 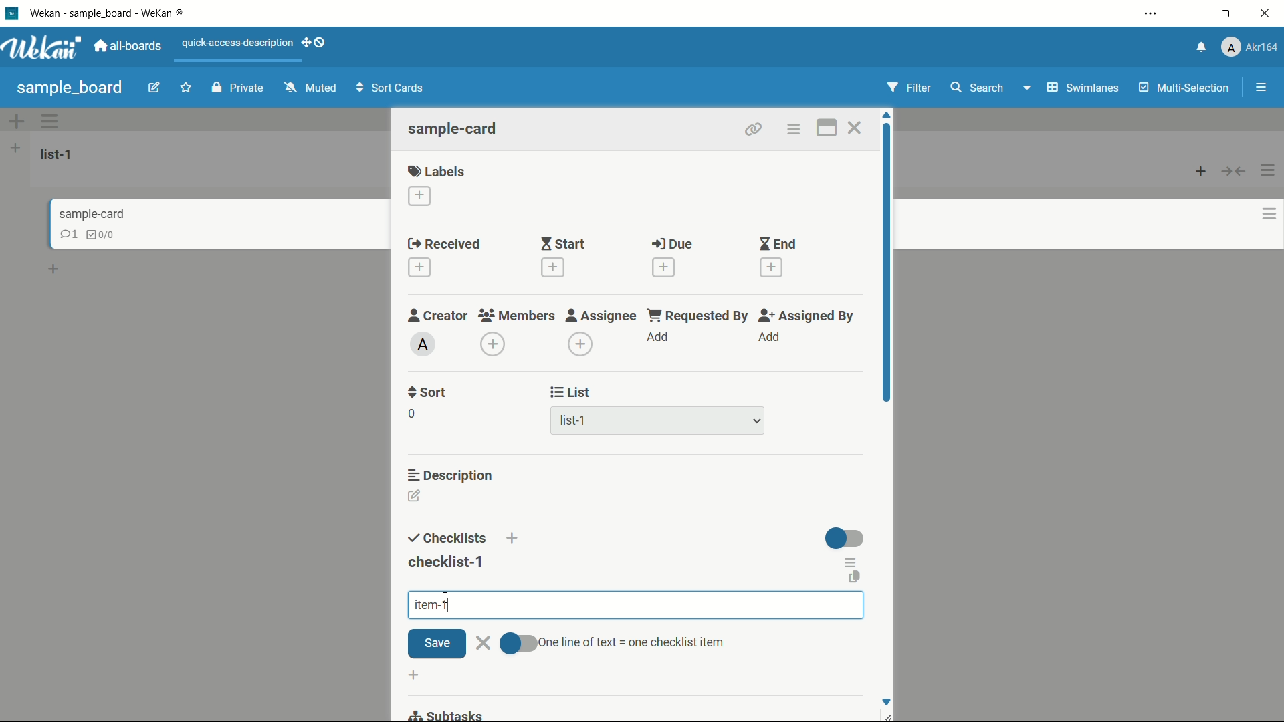 I want to click on add assignee, so click(x=581, y=345).